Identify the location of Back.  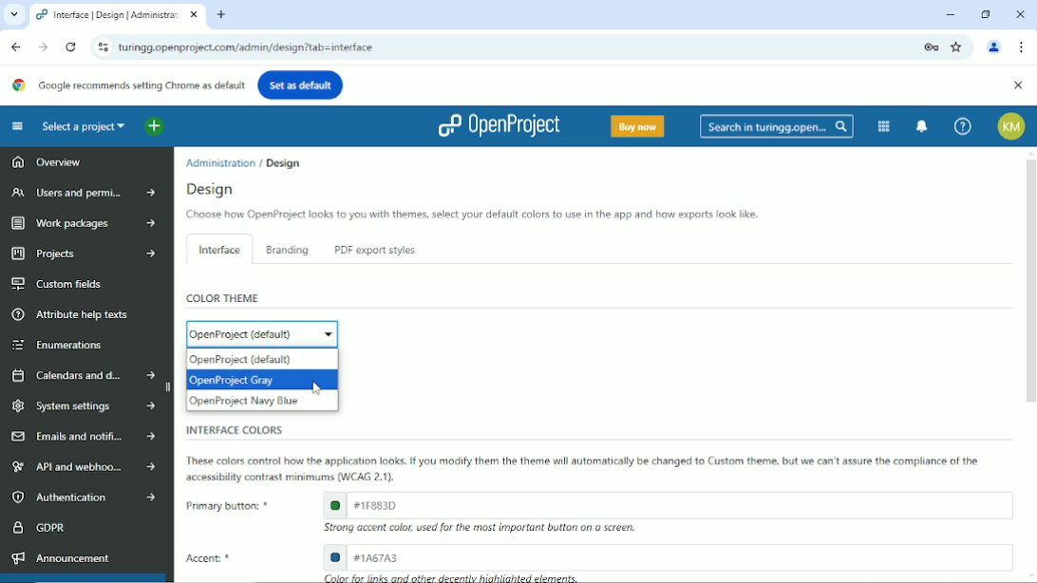
(16, 46).